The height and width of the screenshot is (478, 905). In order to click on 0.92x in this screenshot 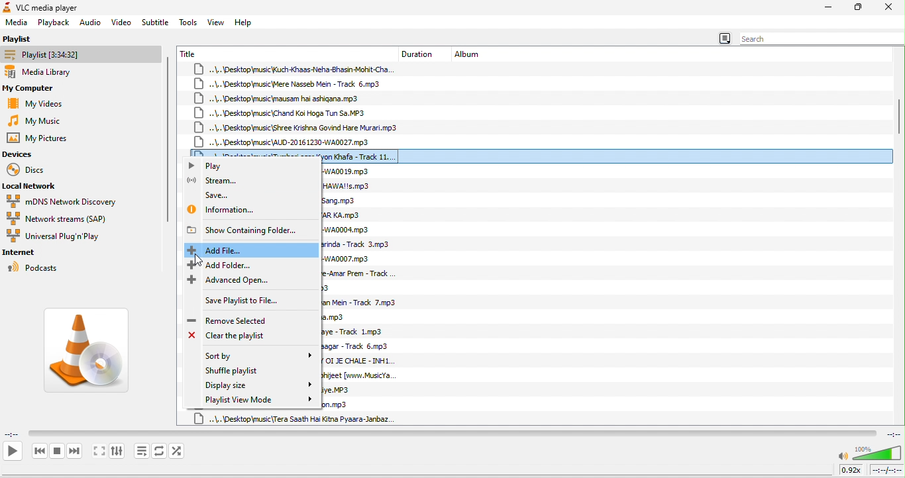, I will do `click(853, 469)`.